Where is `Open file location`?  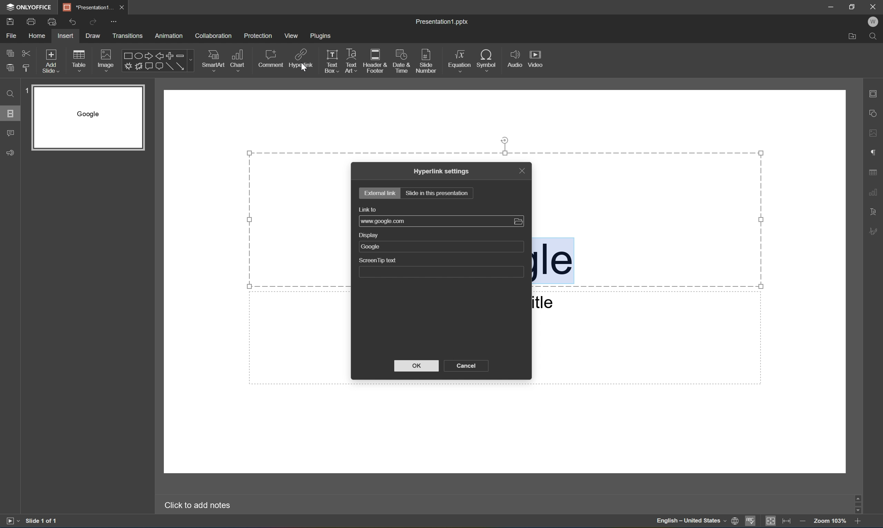 Open file location is located at coordinates (852, 37).